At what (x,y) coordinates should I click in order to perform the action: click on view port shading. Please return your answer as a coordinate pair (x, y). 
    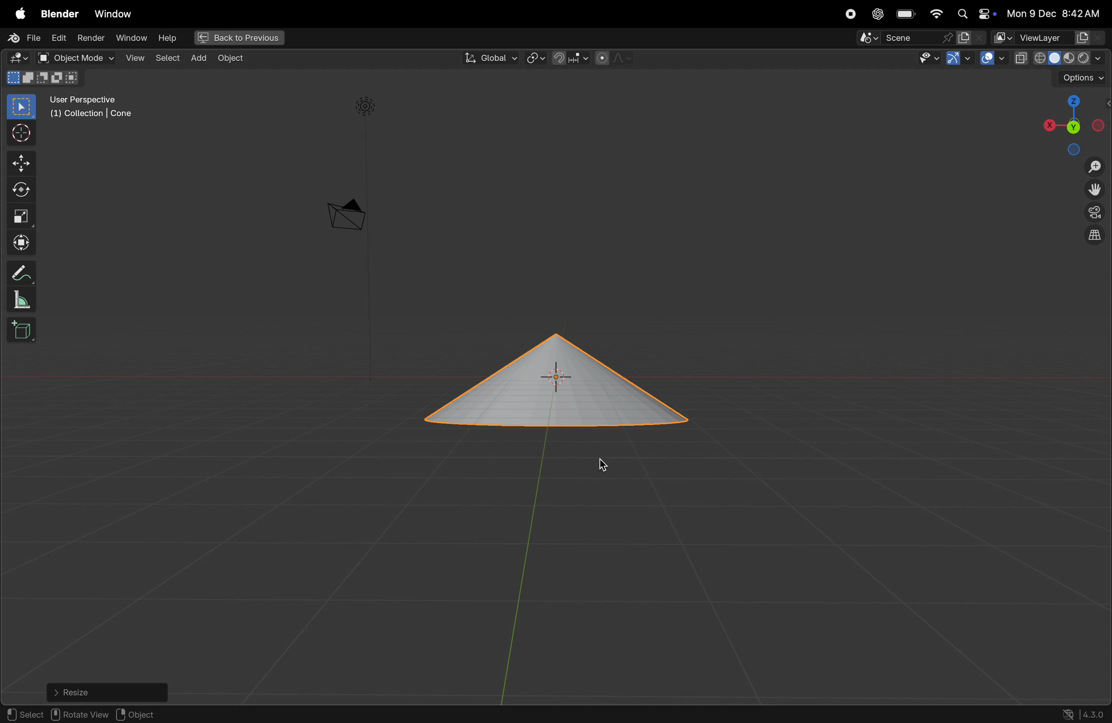
    Looking at the image, I should click on (1062, 57).